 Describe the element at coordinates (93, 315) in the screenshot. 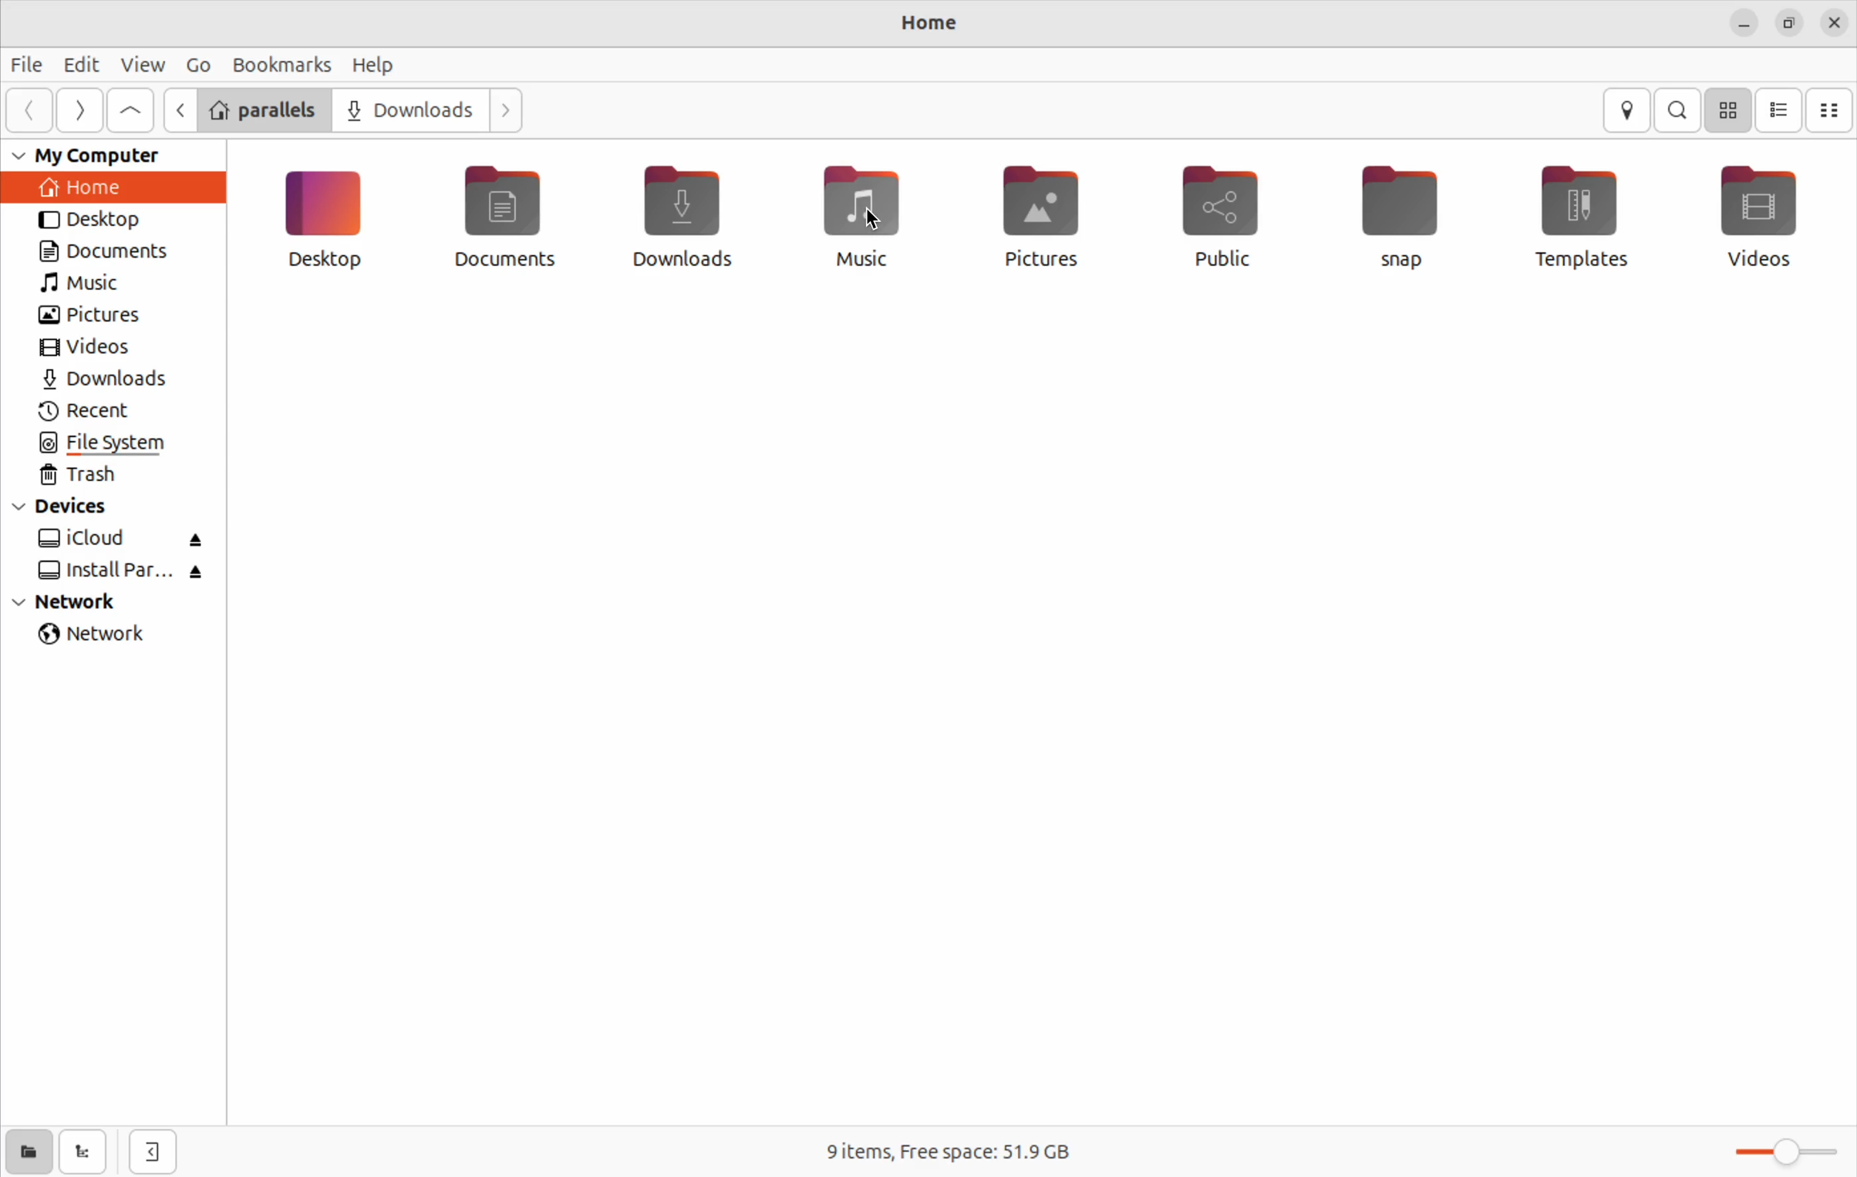

I see `pictures` at that location.